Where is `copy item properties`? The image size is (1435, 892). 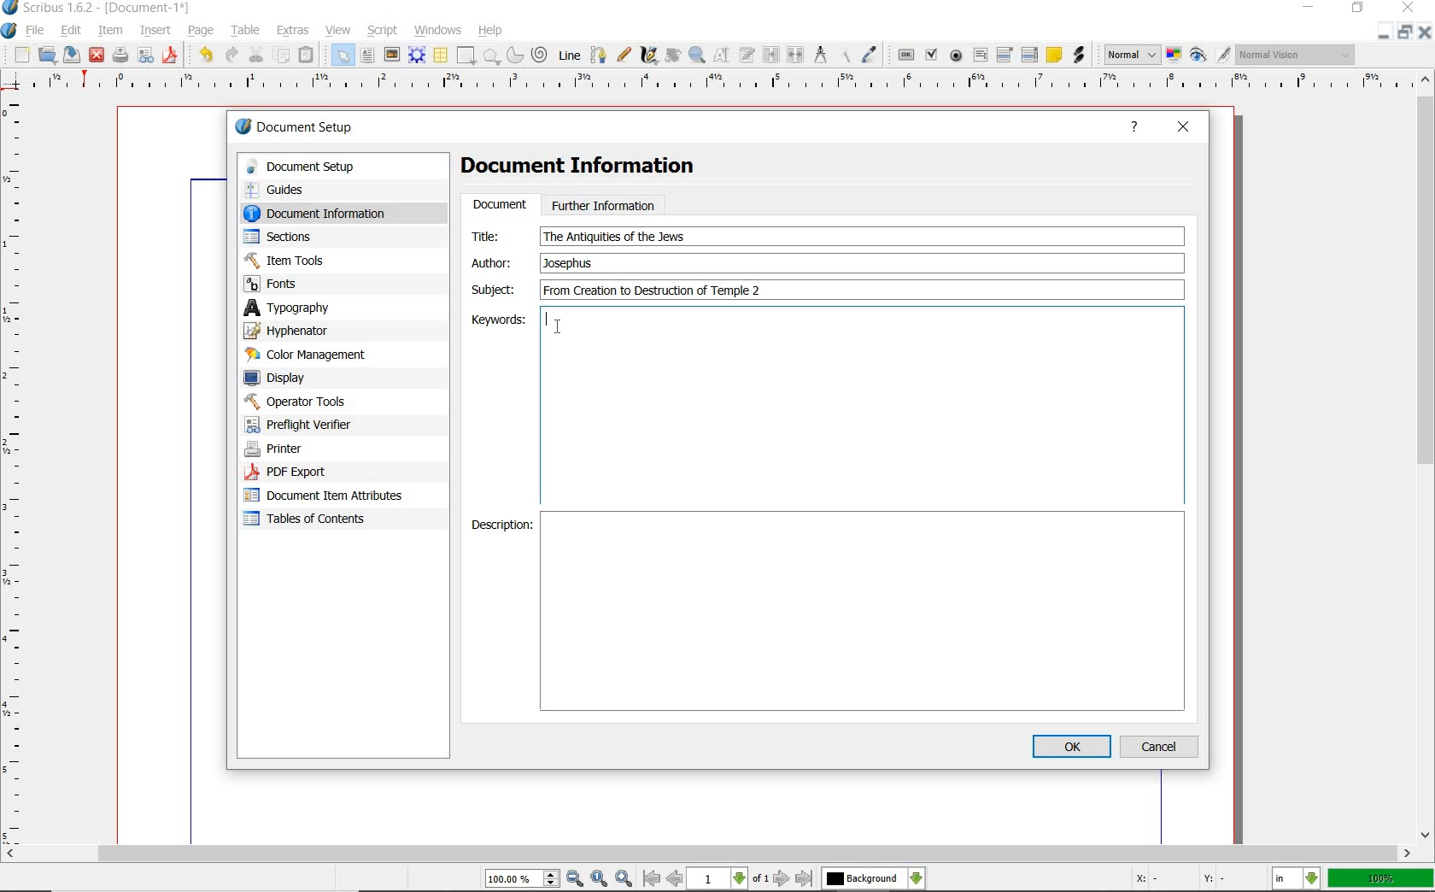 copy item properties is located at coordinates (843, 56).